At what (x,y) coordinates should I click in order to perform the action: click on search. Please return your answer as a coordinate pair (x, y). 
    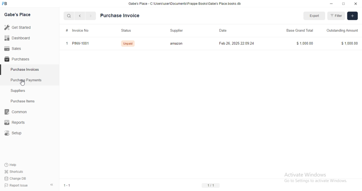
    Looking at the image, I should click on (69, 16).